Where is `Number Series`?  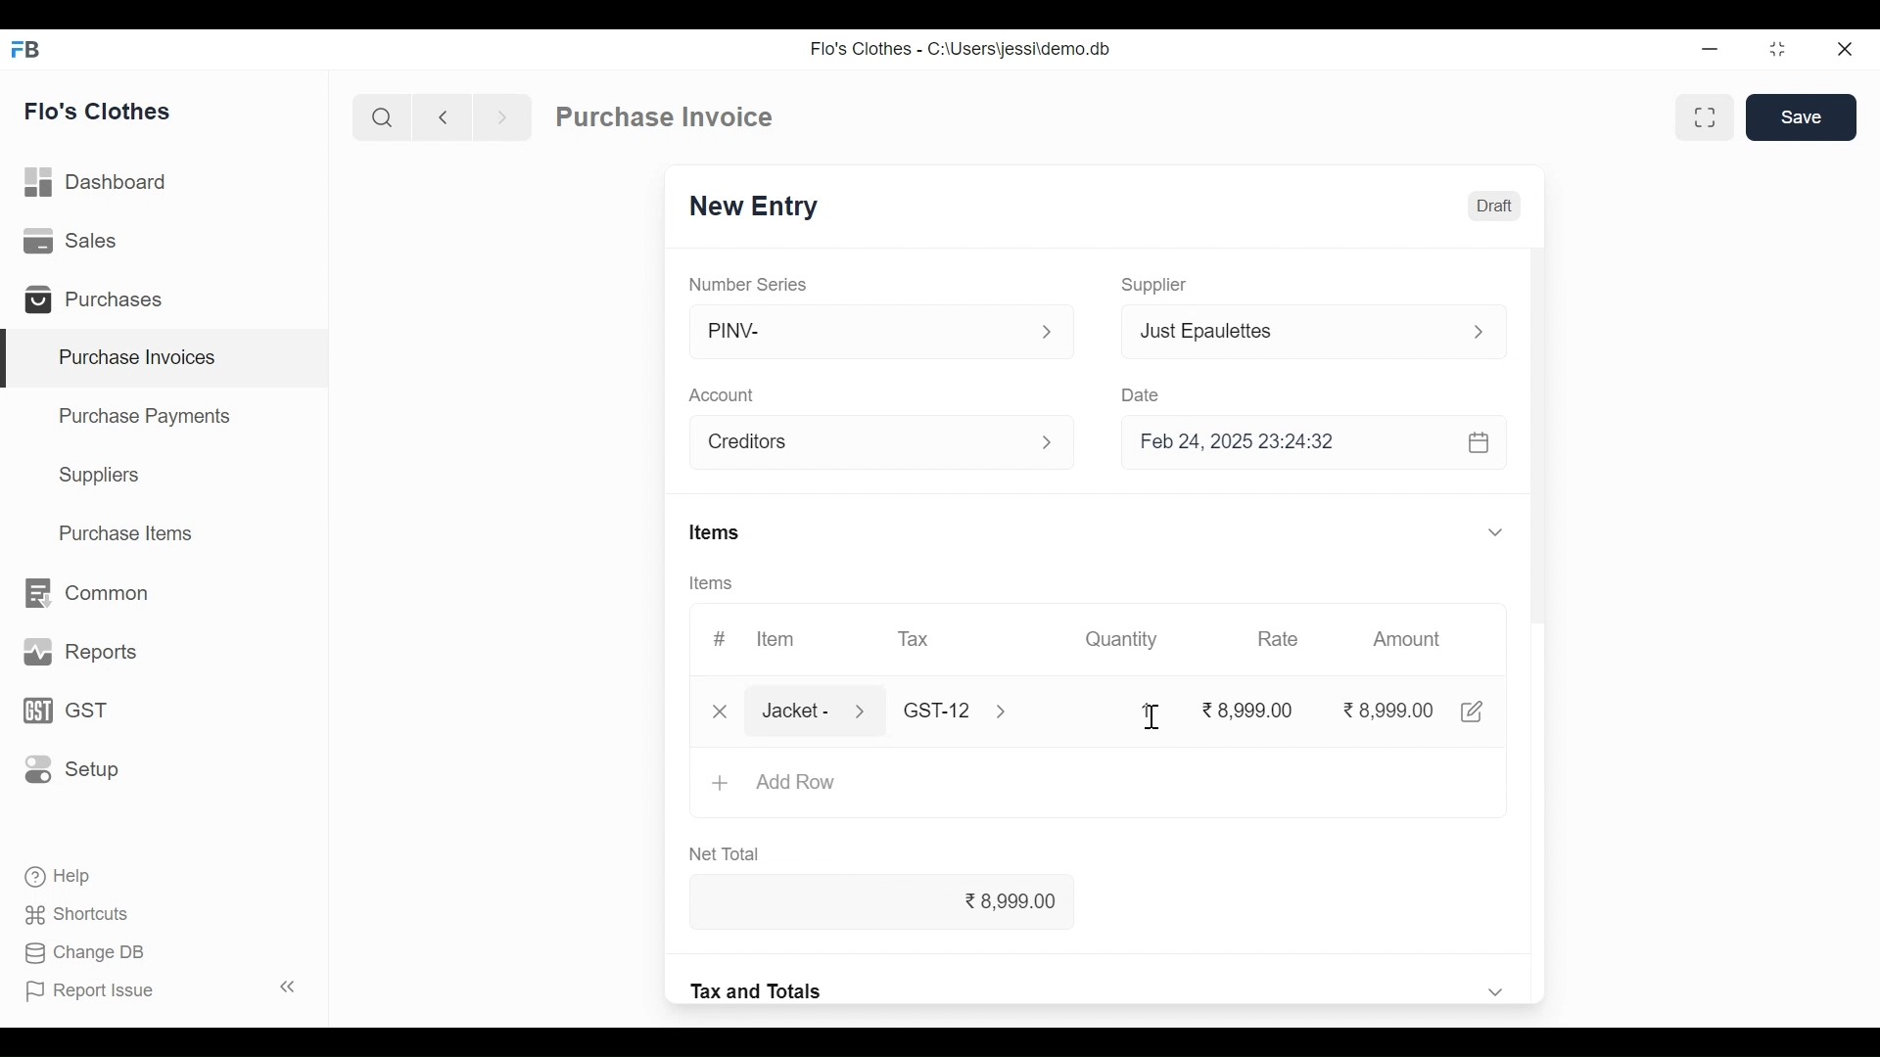 Number Series is located at coordinates (749, 283).